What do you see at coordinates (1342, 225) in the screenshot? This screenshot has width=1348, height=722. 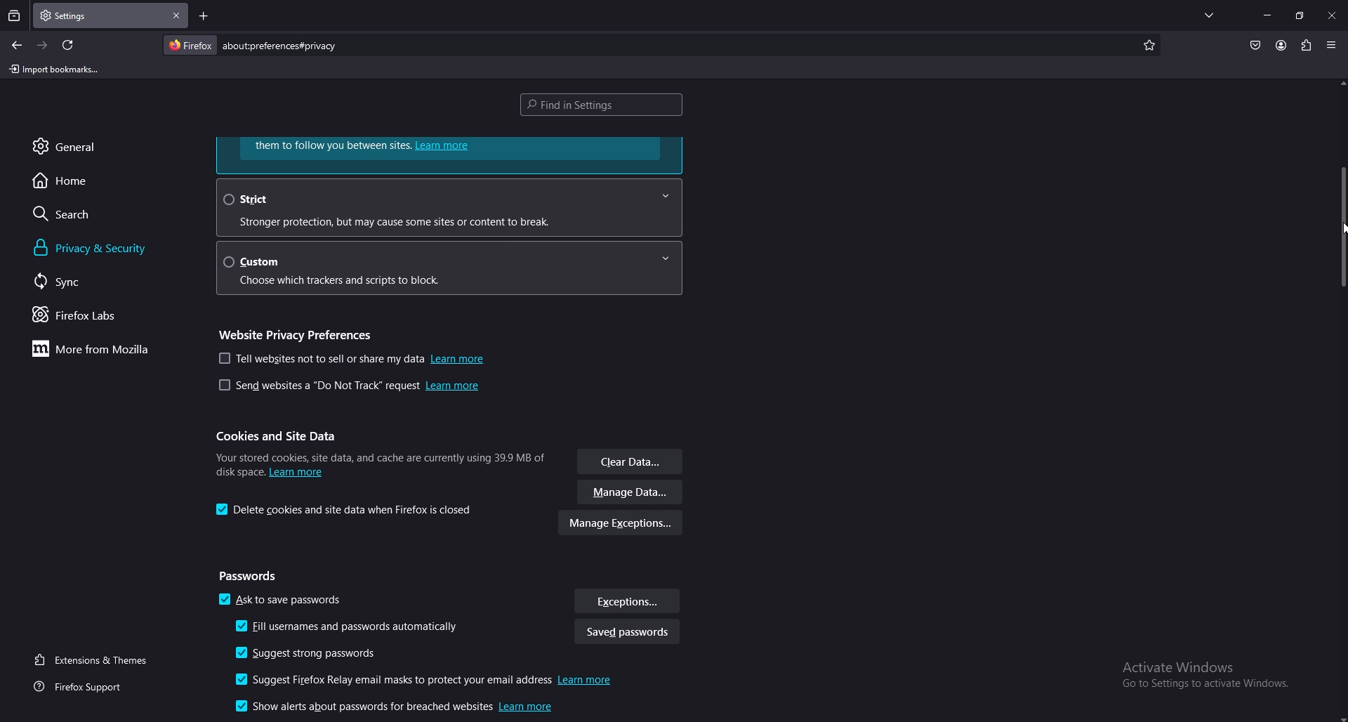 I see `scroll bar` at bounding box center [1342, 225].